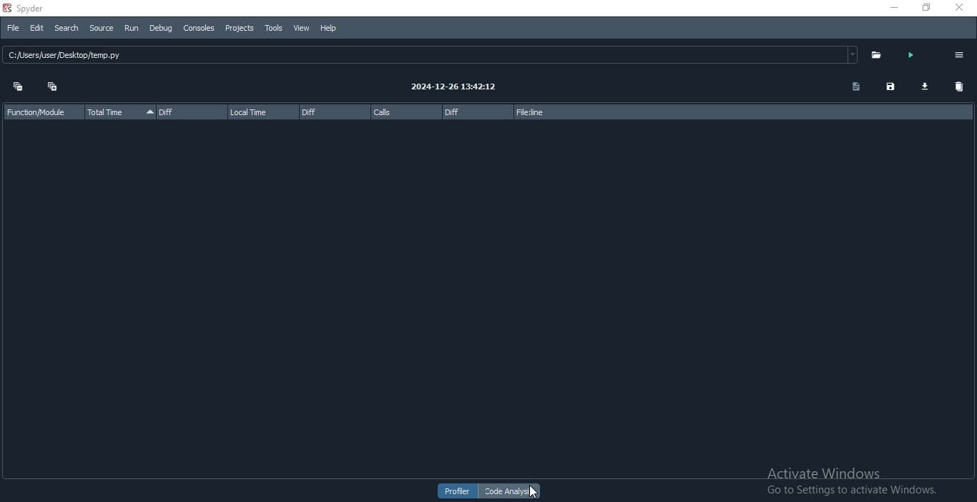 This screenshot has width=977, height=502. What do you see at coordinates (162, 29) in the screenshot?
I see `Debug` at bounding box center [162, 29].